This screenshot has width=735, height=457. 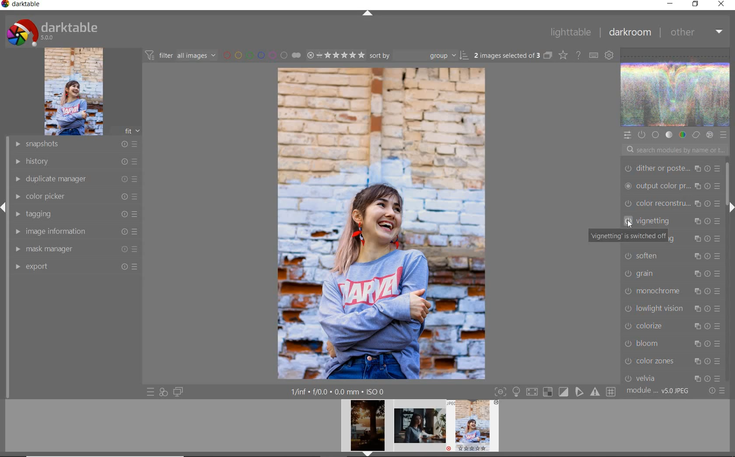 What do you see at coordinates (672, 186) in the screenshot?
I see `crop` at bounding box center [672, 186].